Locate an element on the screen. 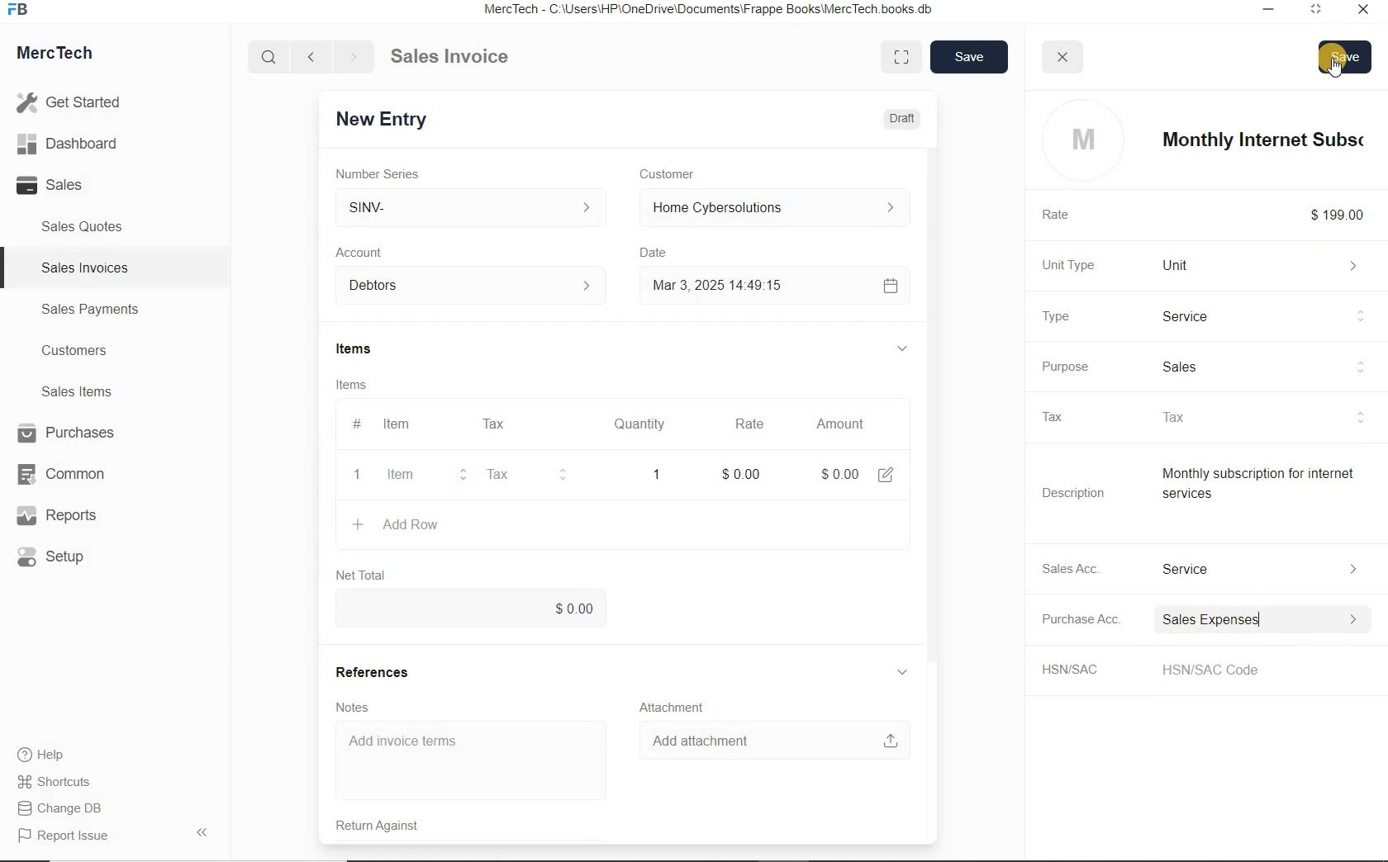 Image resolution: width=1388 pixels, height=862 pixels. Rate is located at coordinates (1052, 215).